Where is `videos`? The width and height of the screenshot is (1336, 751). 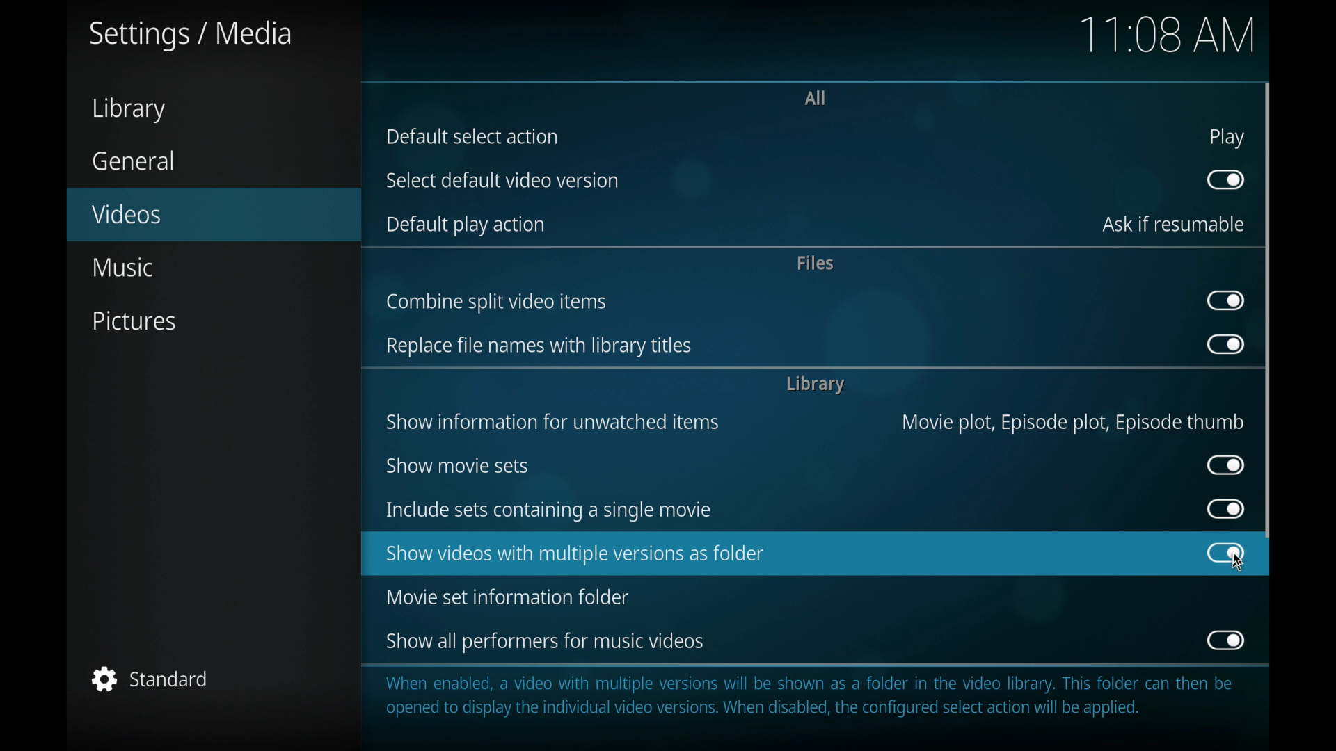 videos is located at coordinates (214, 214).